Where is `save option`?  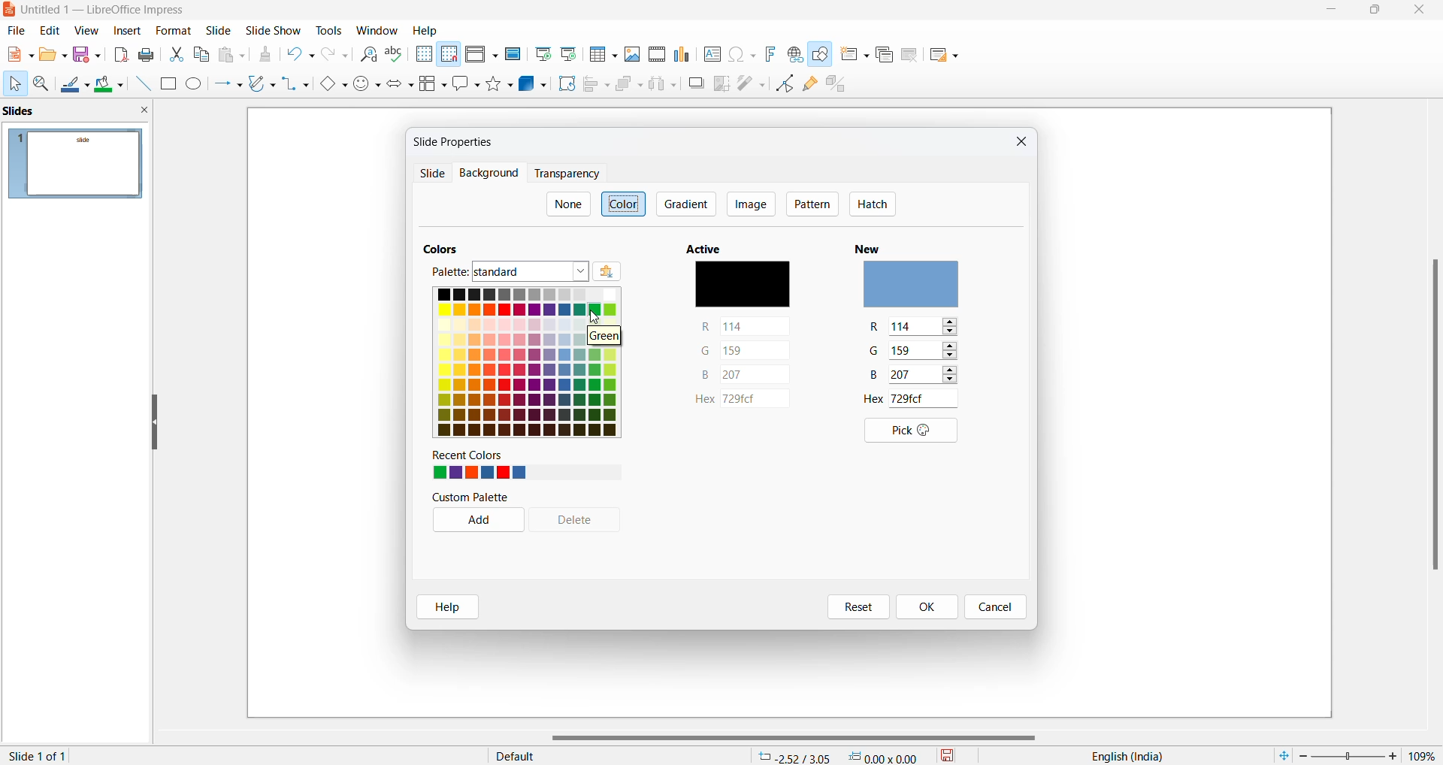 save option is located at coordinates (87, 55).